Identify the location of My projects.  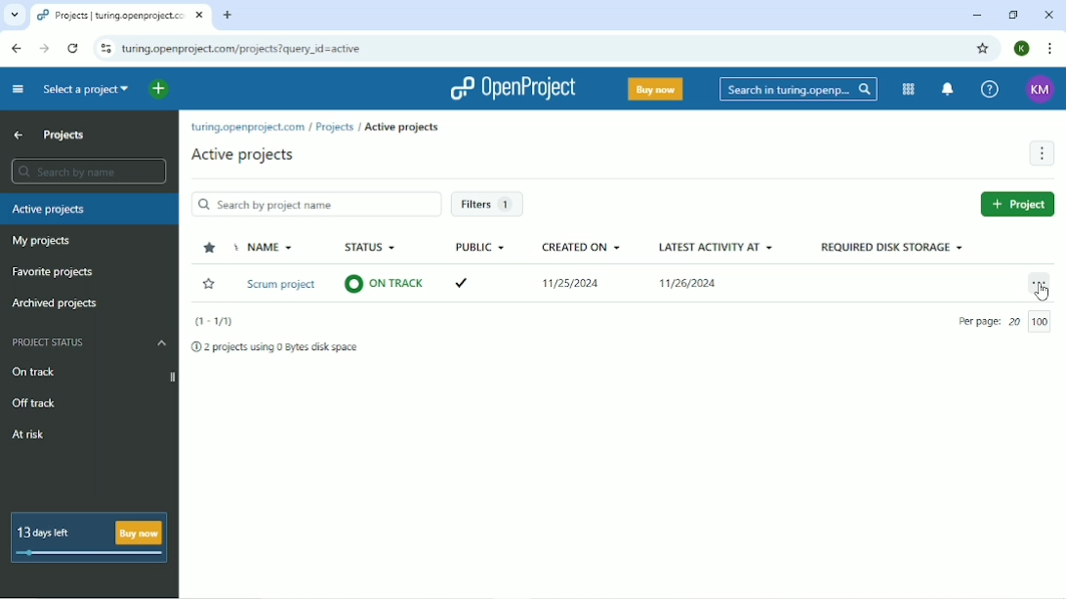
(41, 242).